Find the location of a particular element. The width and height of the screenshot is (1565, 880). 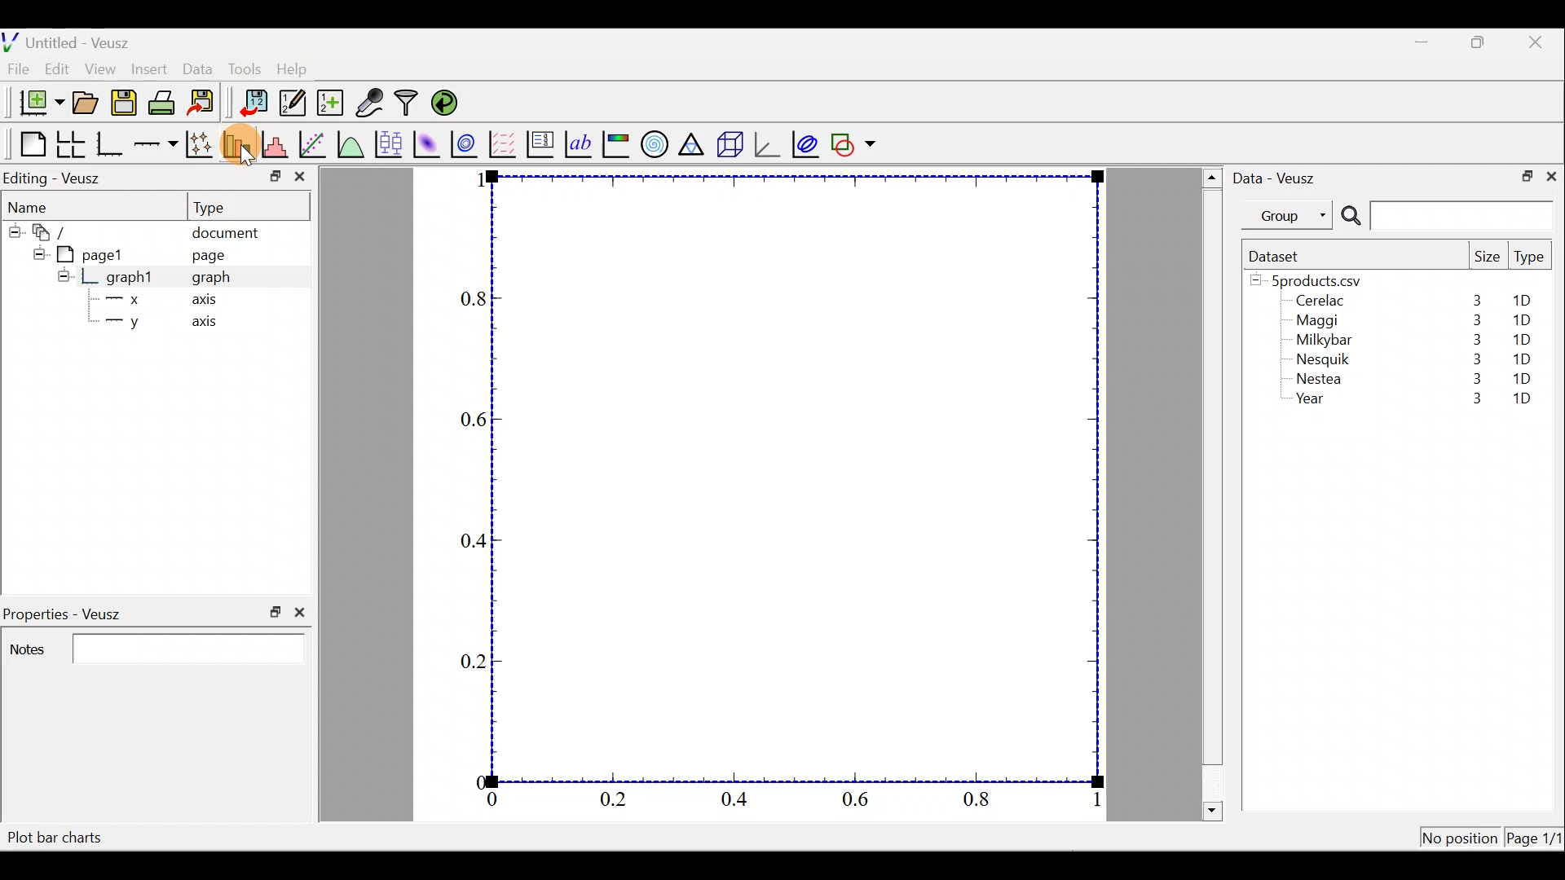

close is located at coordinates (300, 180).